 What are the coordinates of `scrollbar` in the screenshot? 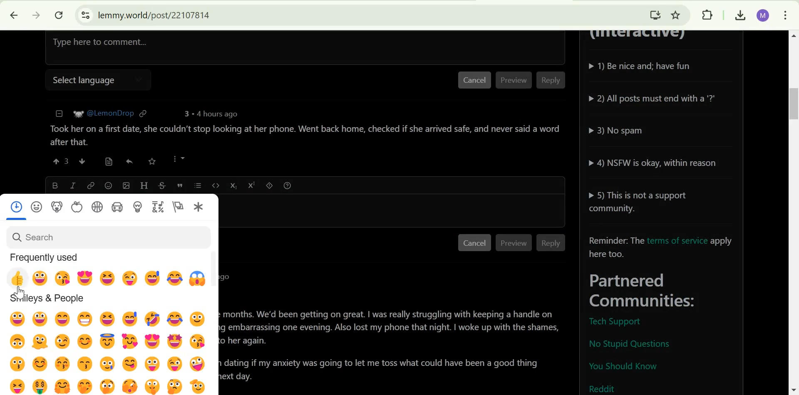 It's located at (792, 213).